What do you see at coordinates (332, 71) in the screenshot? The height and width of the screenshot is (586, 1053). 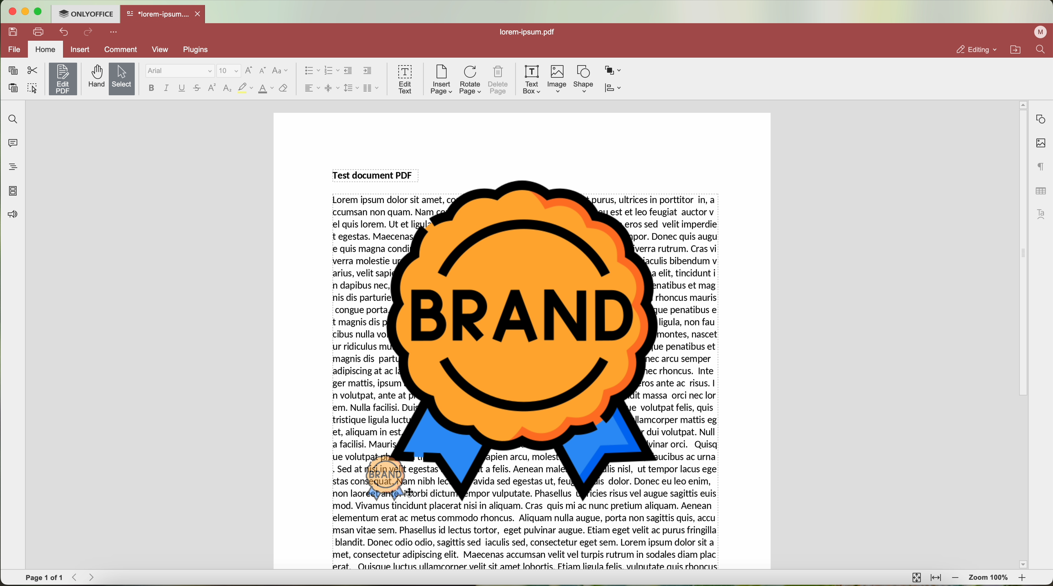 I see `numbering` at bounding box center [332, 71].